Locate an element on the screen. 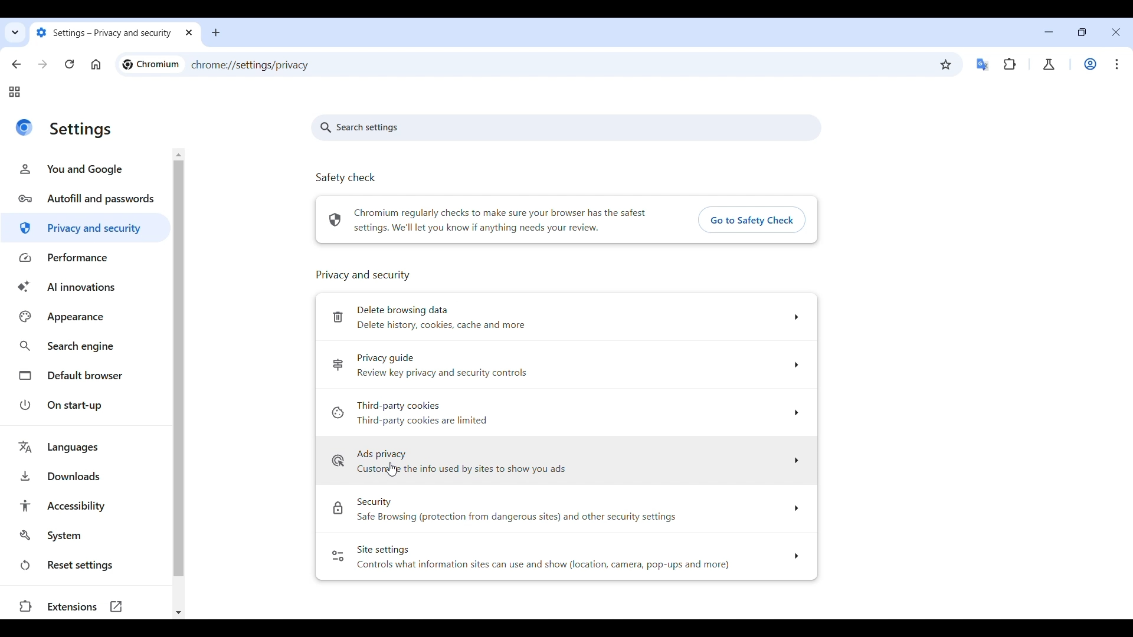 This screenshot has width=1133, height=637. Privacy and security highlighted as current selection is located at coordinates (86, 228).